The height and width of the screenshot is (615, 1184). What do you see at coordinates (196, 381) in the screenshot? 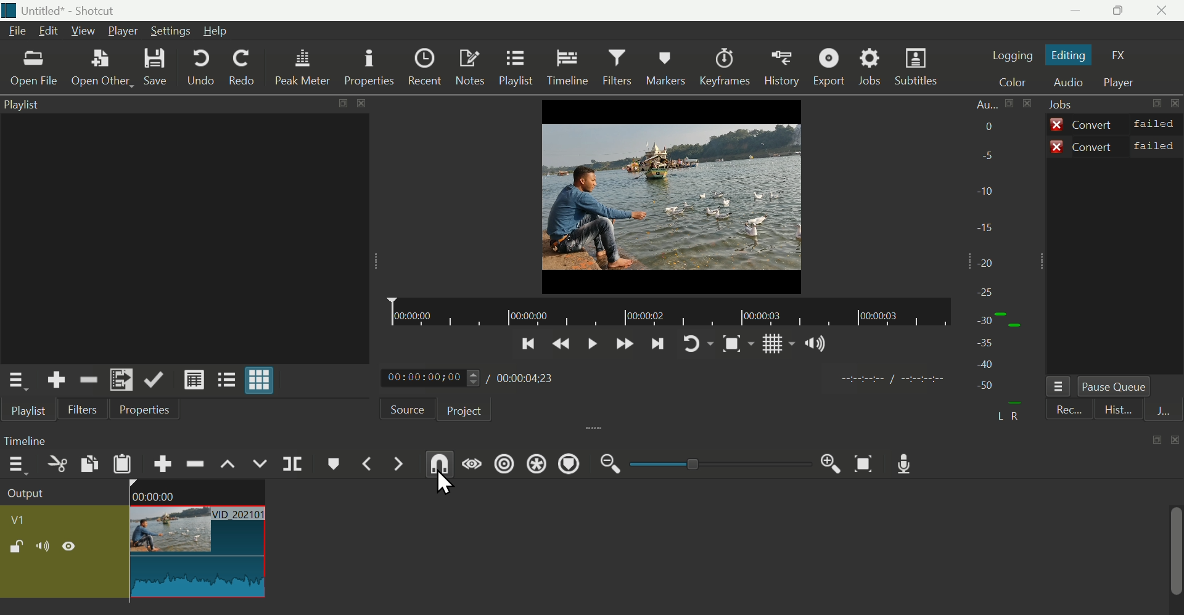
I see `View as details` at bounding box center [196, 381].